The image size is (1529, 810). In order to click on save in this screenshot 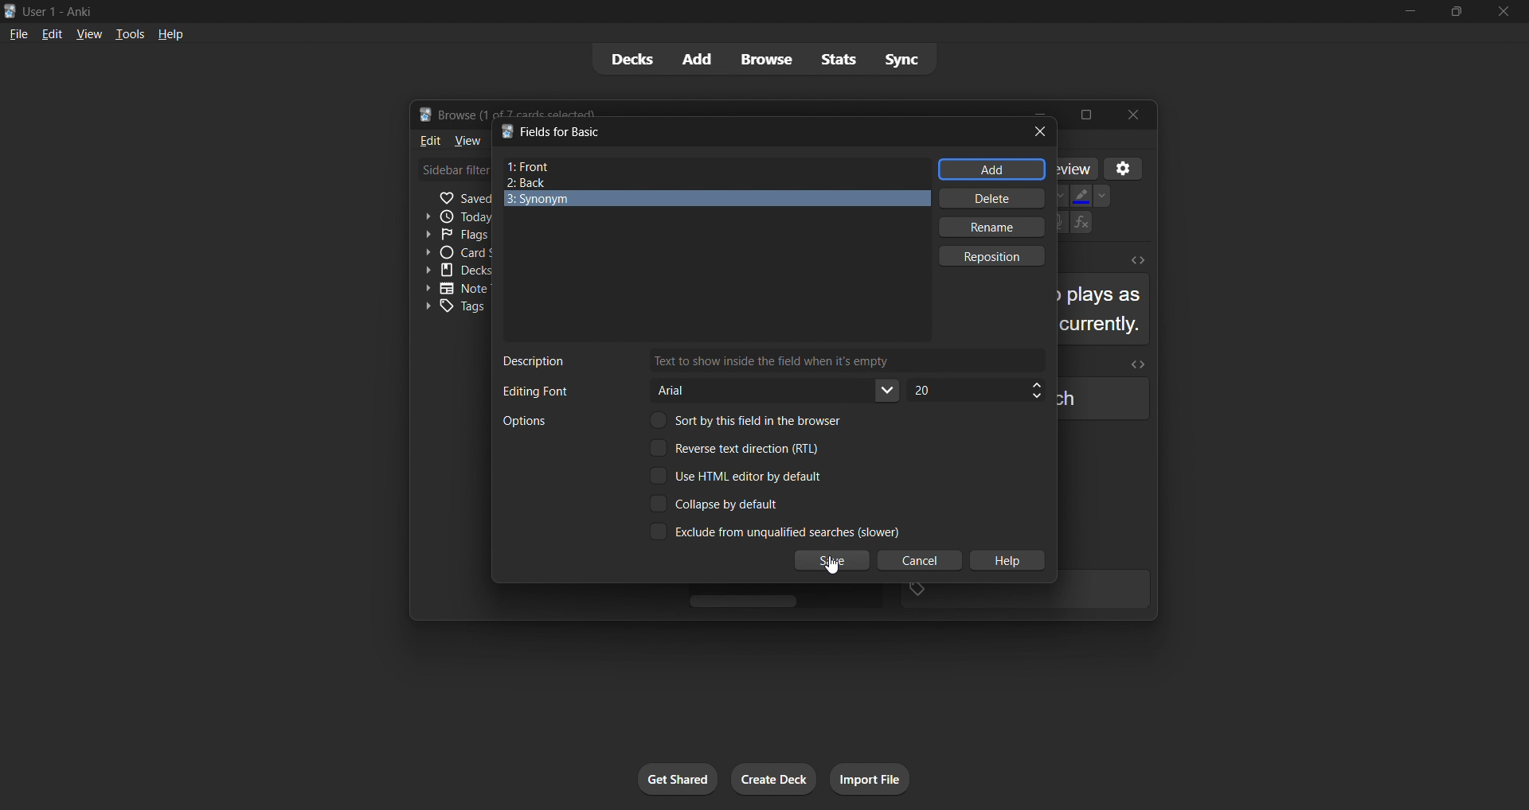, I will do `click(831, 559)`.